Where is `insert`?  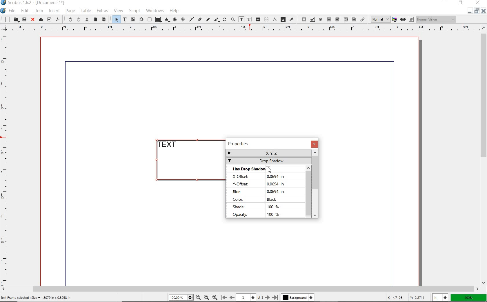
insert is located at coordinates (54, 11).